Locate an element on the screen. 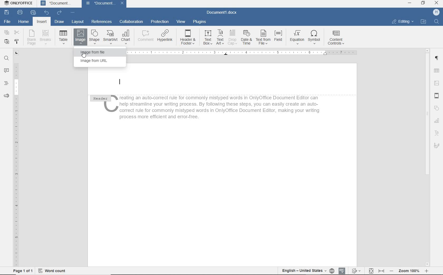 This screenshot has width=443, height=275. DRAW is located at coordinates (59, 22).